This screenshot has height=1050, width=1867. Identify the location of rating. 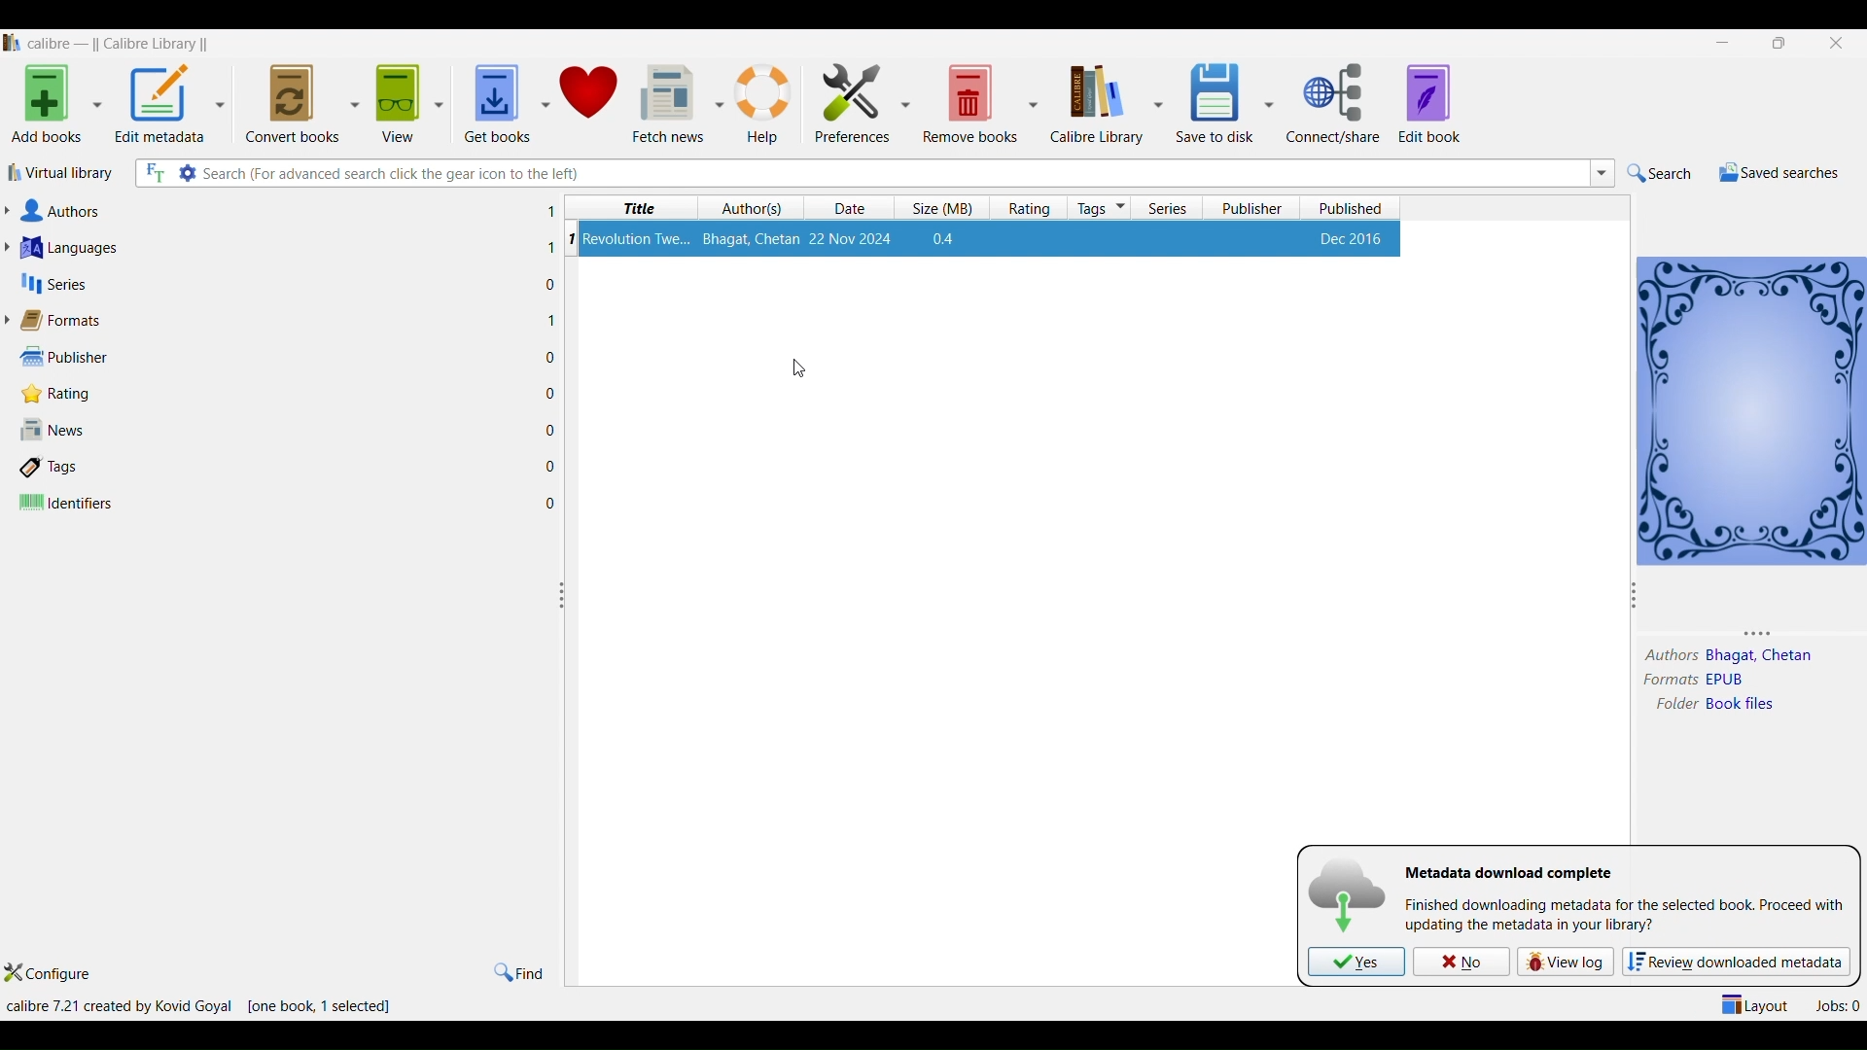
(52, 394).